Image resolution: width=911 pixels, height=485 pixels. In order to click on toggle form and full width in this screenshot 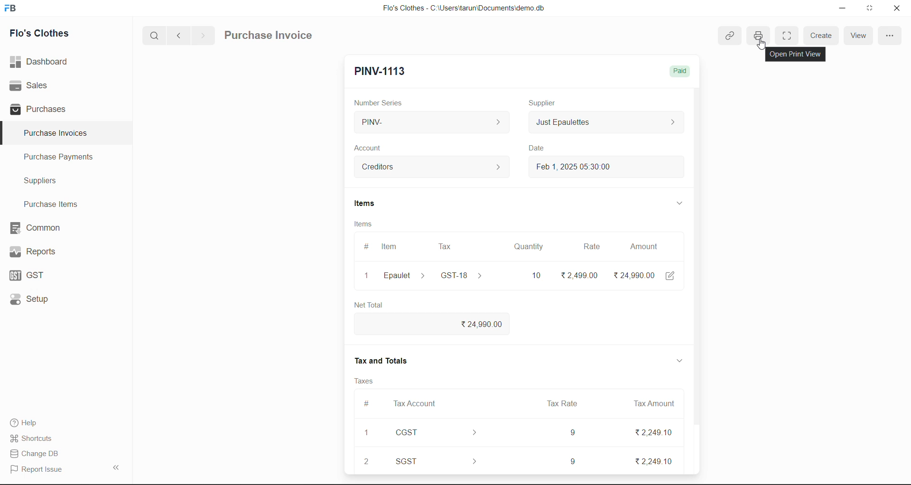, I will do `click(787, 36)`.